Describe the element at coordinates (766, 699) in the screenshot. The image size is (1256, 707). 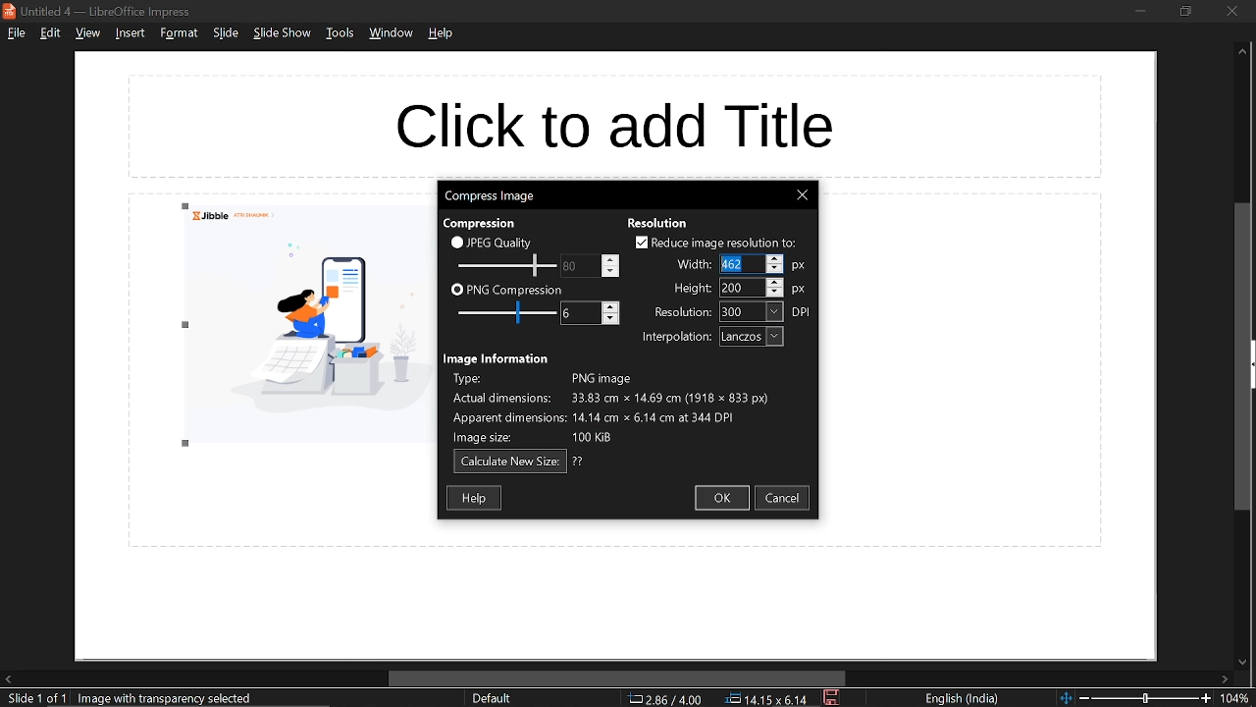
I see `position` at that location.